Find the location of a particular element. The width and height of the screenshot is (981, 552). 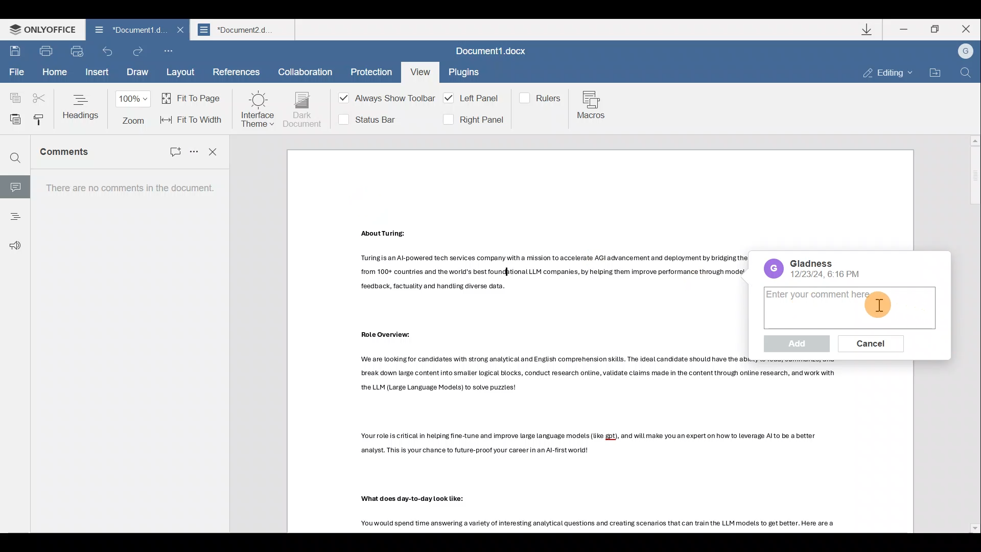

Home is located at coordinates (53, 72).